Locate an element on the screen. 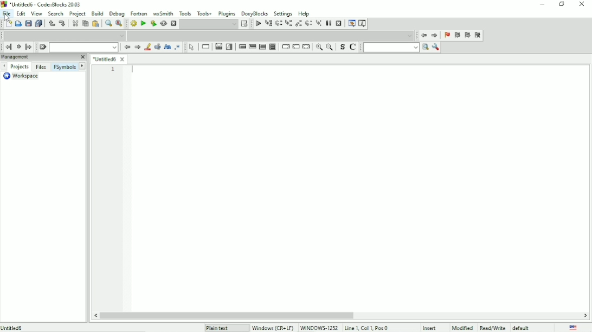 The height and width of the screenshot is (332, 592). Debugging windows is located at coordinates (352, 23).